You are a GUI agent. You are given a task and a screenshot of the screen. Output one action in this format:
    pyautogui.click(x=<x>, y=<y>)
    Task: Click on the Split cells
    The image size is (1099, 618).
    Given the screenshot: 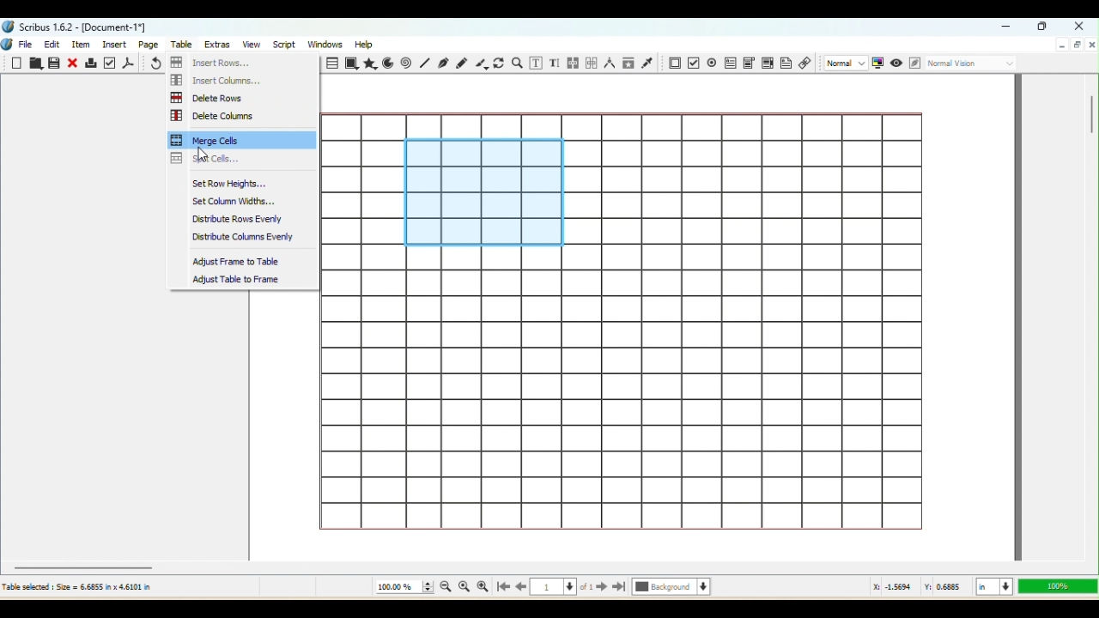 What is the action you would take?
    pyautogui.click(x=210, y=158)
    